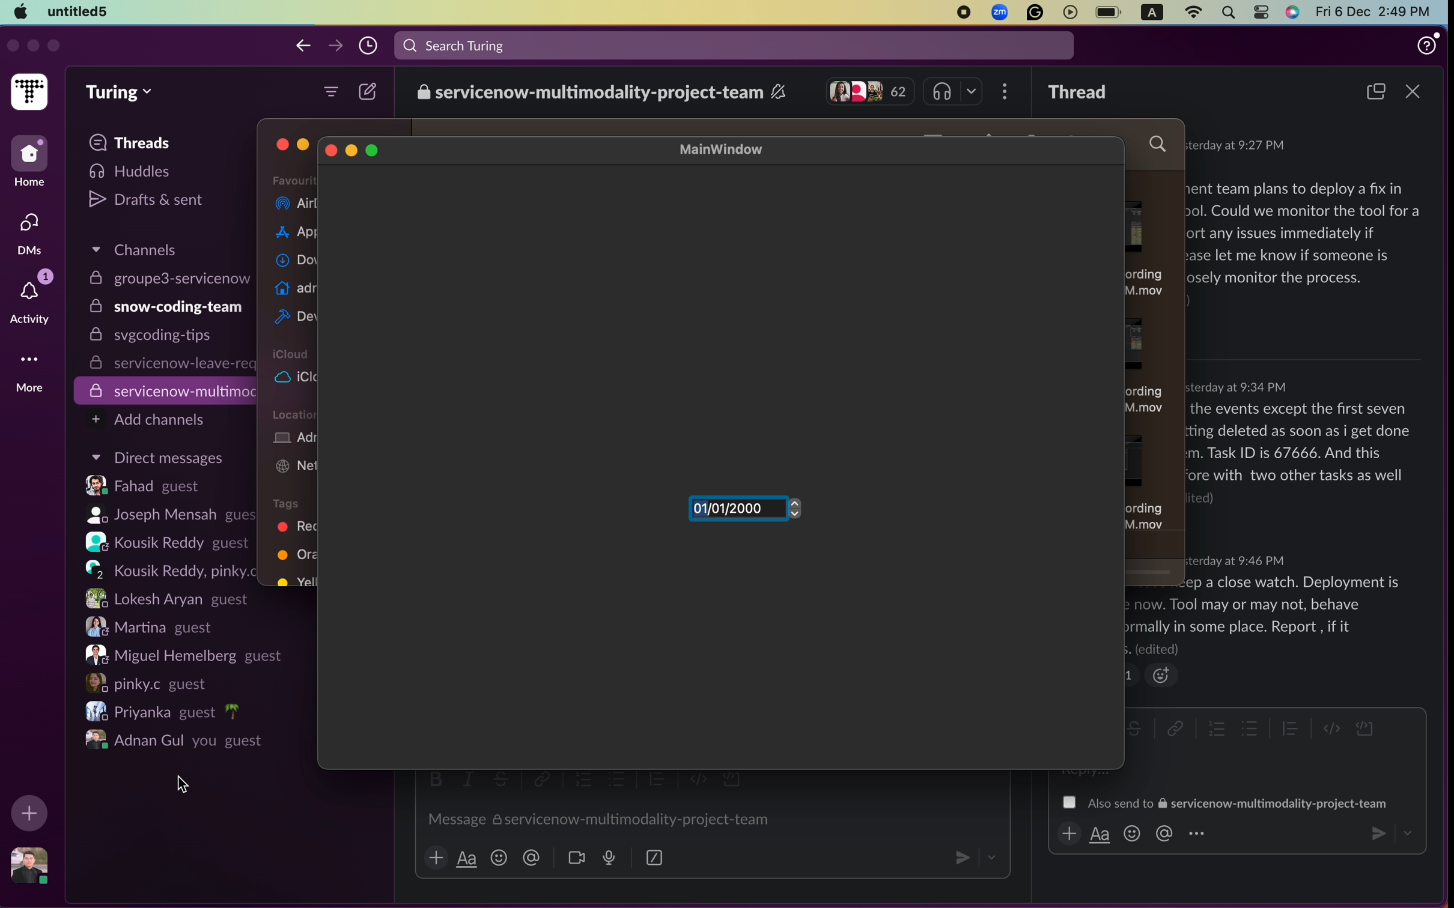  What do you see at coordinates (153, 627) in the screenshot?
I see `Martina` at bounding box center [153, 627].